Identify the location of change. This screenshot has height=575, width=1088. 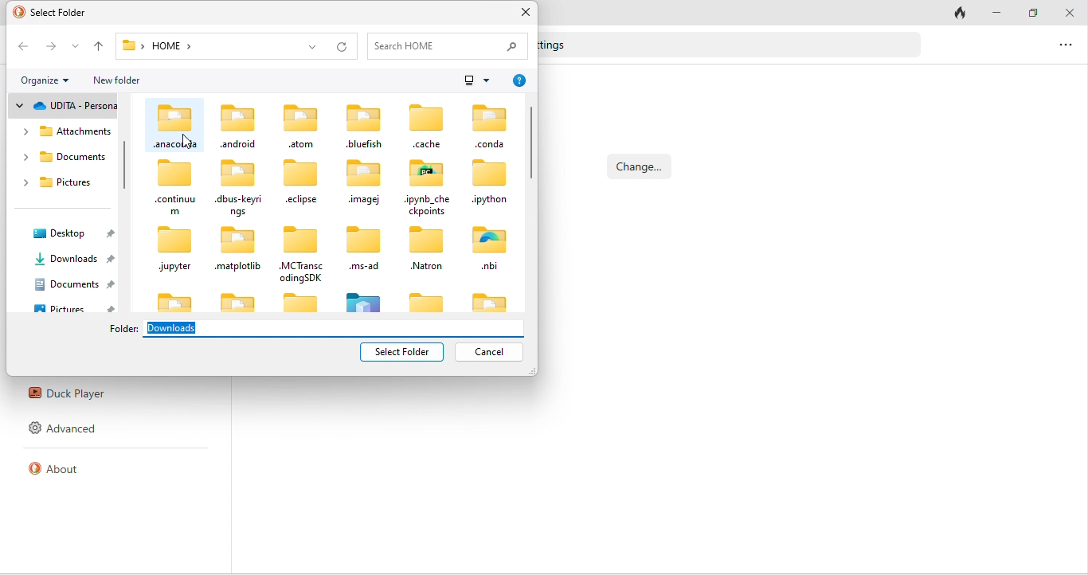
(641, 166).